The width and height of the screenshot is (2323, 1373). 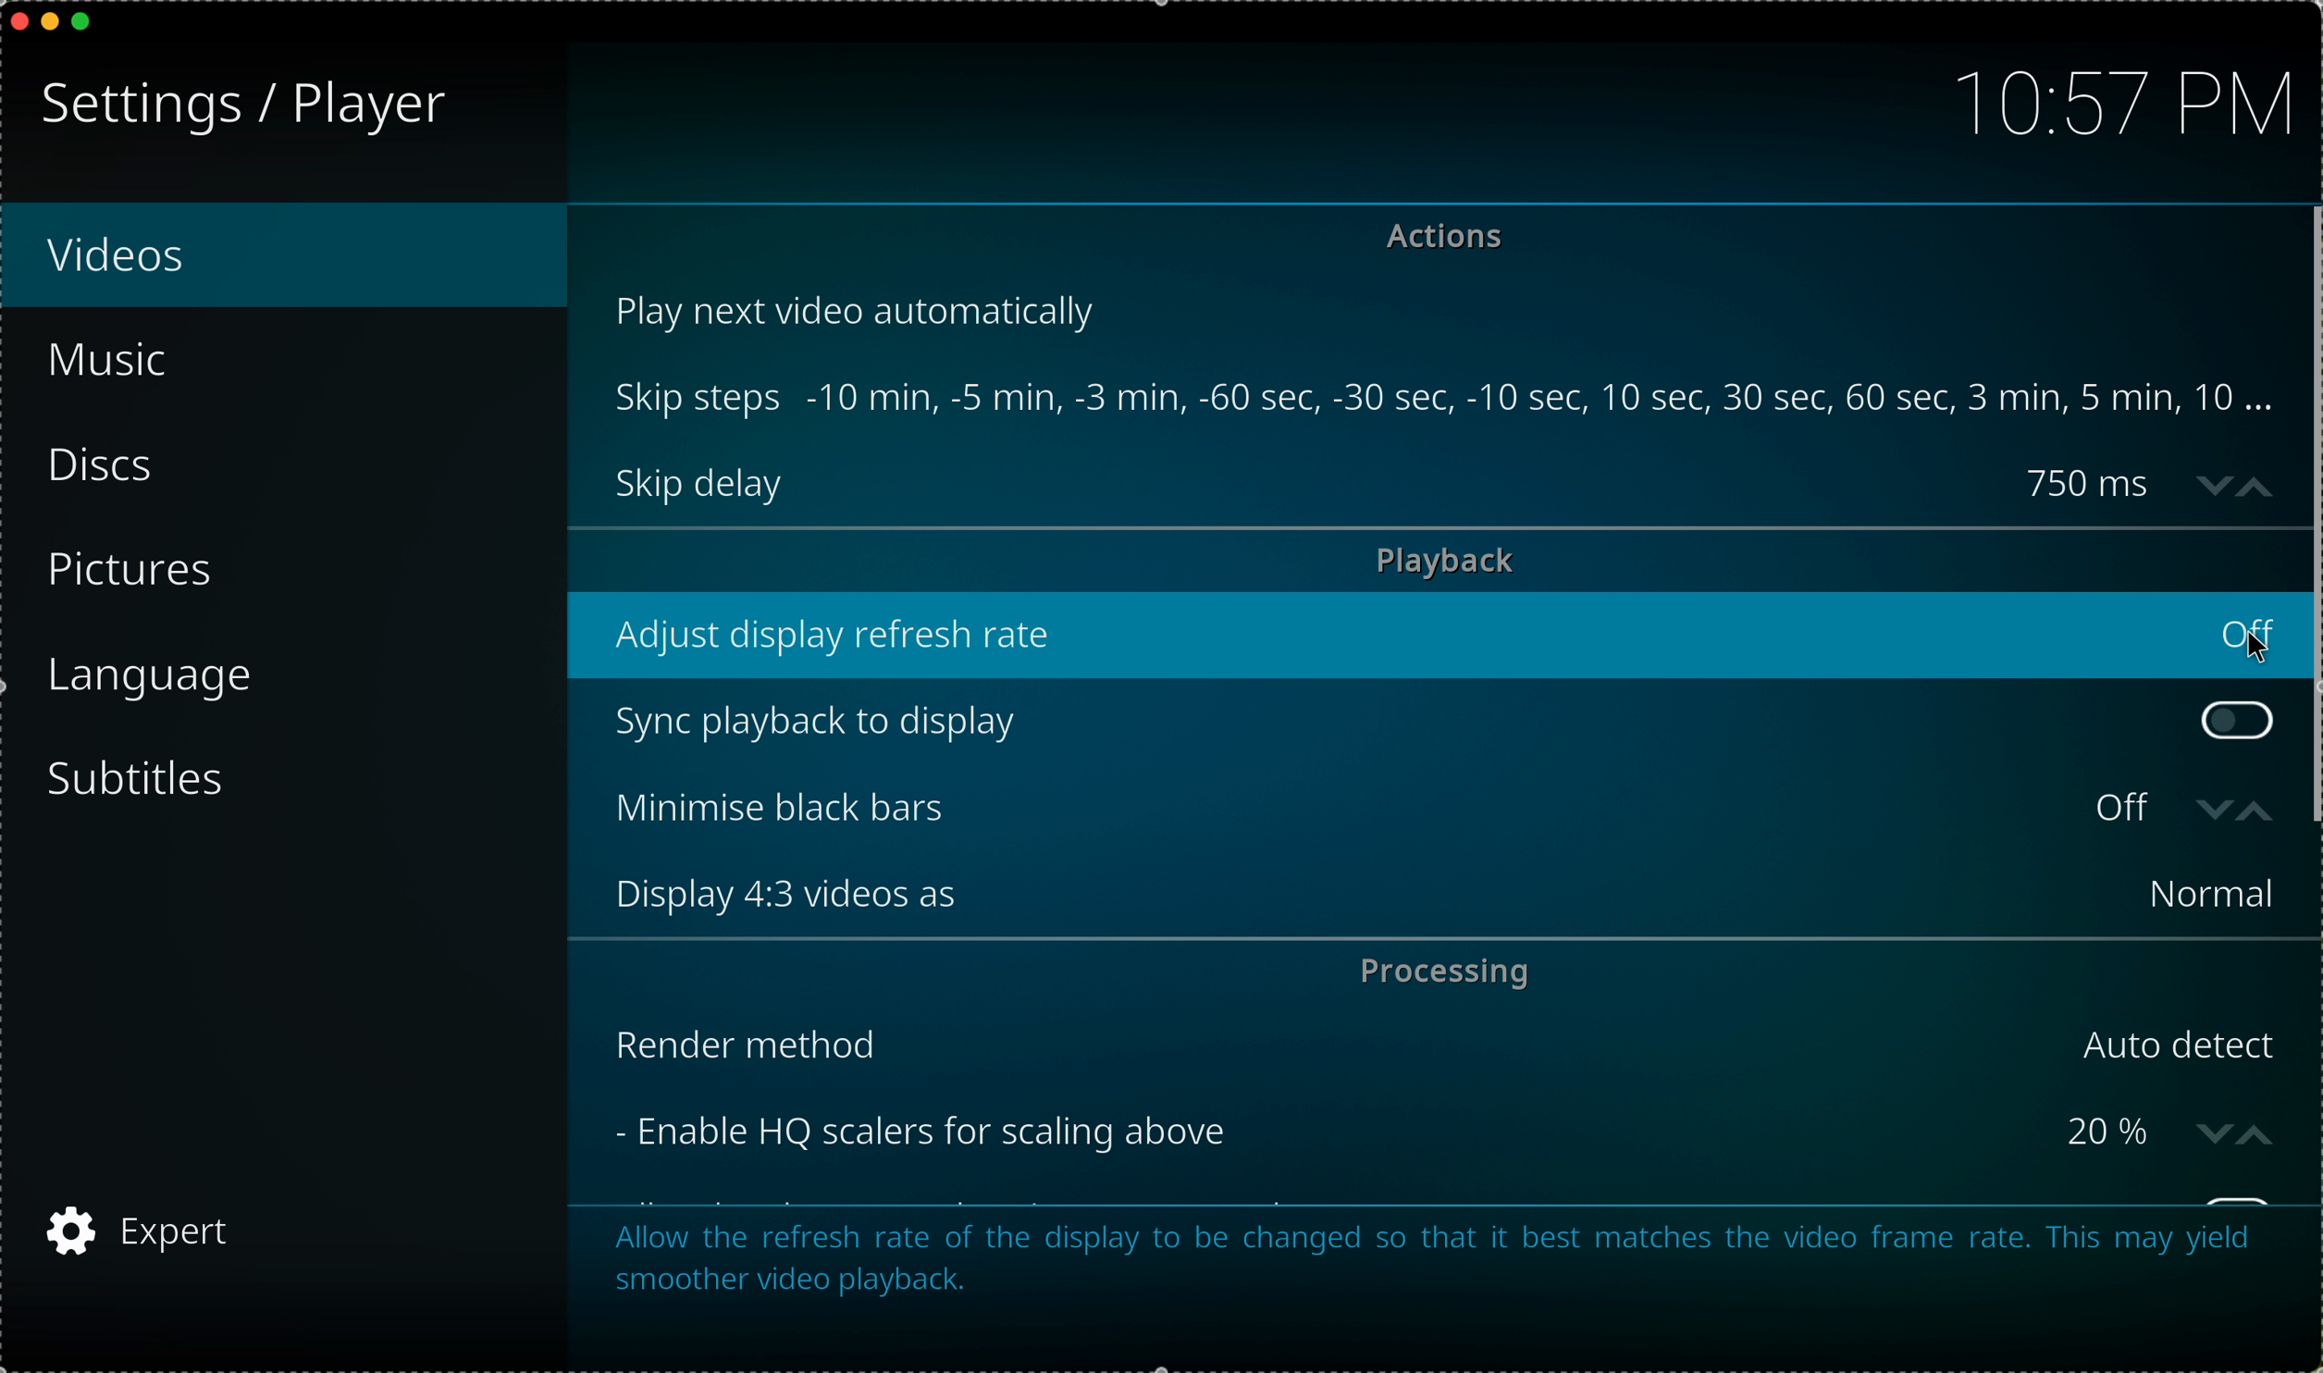 I want to click on Scroll bar, so click(x=2308, y=516).